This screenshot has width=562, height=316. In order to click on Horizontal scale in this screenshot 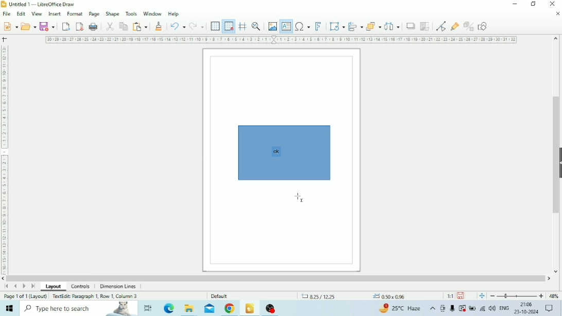, I will do `click(282, 40)`.